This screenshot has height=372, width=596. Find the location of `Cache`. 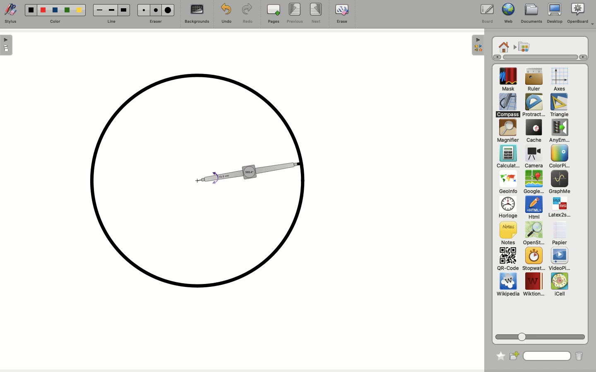

Cache is located at coordinates (533, 132).